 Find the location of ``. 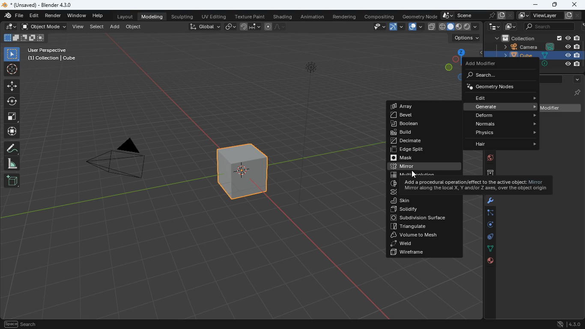

 is located at coordinates (394, 183).